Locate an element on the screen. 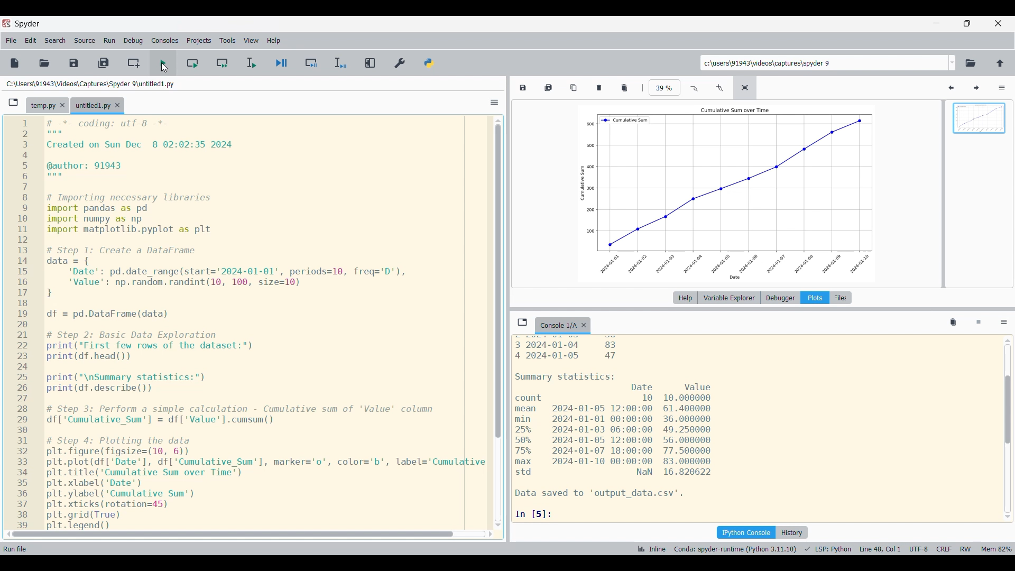  Save all is located at coordinates (104, 63).